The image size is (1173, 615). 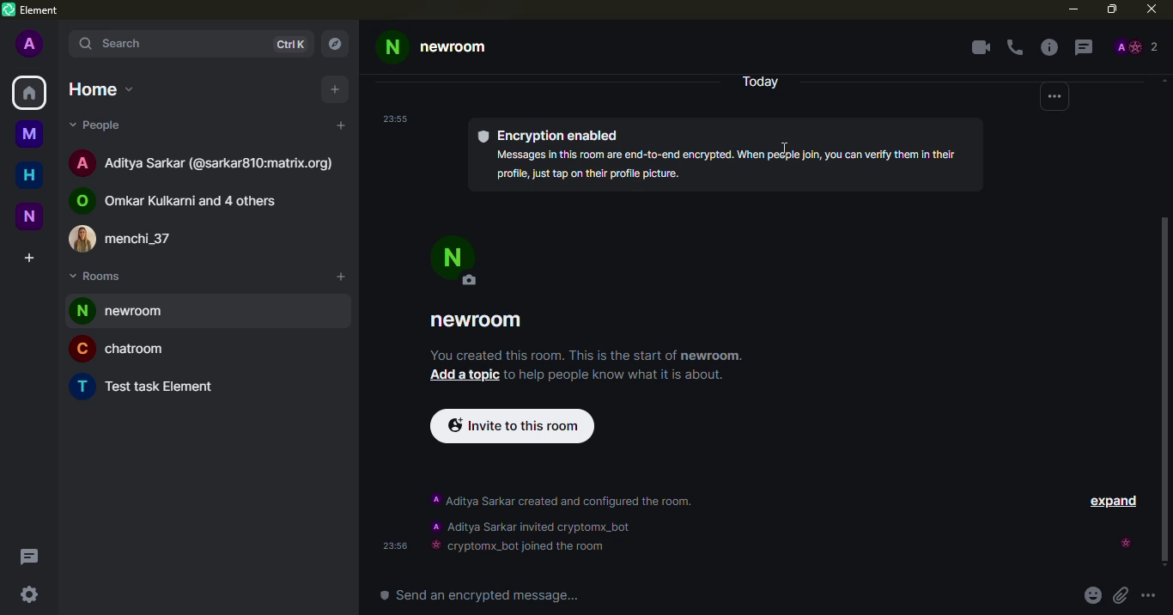 What do you see at coordinates (178, 201) in the screenshot?
I see `Omkar Kulkarni and 4 others` at bounding box center [178, 201].